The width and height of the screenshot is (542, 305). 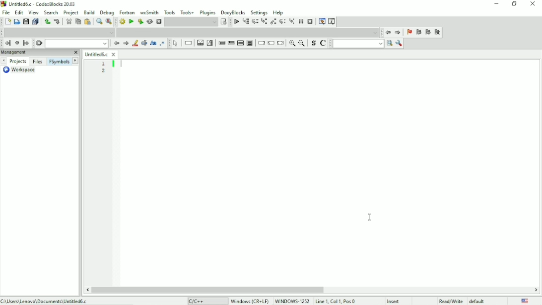 I want to click on File, so click(x=7, y=12).